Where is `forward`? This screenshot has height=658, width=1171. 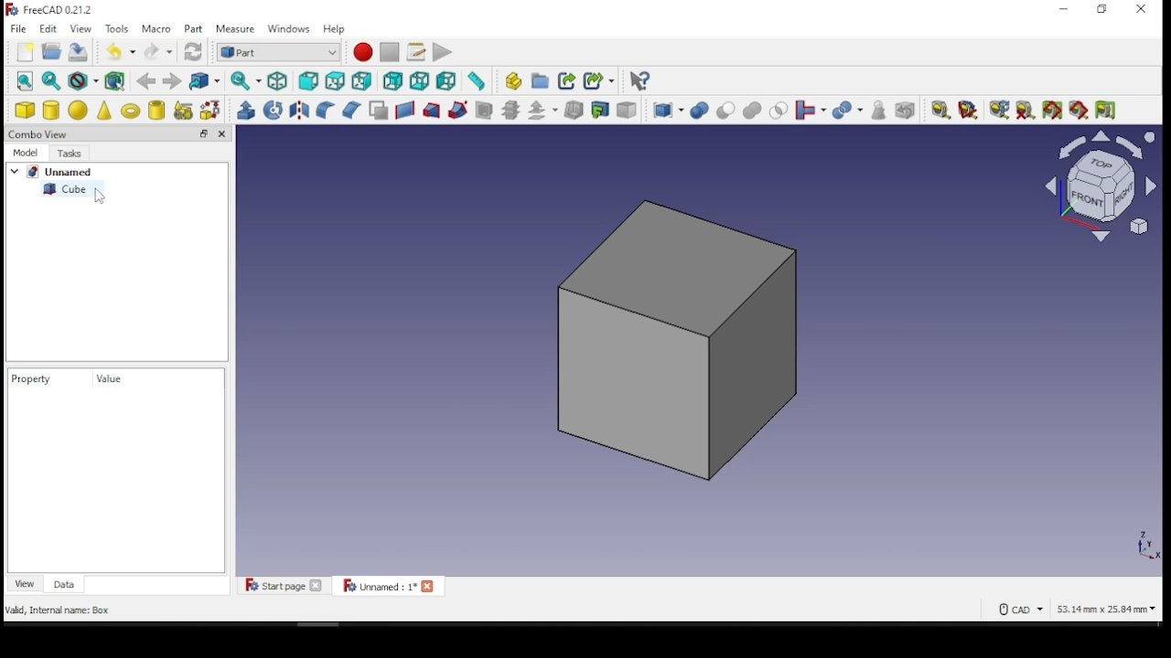 forward is located at coordinates (171, 81).